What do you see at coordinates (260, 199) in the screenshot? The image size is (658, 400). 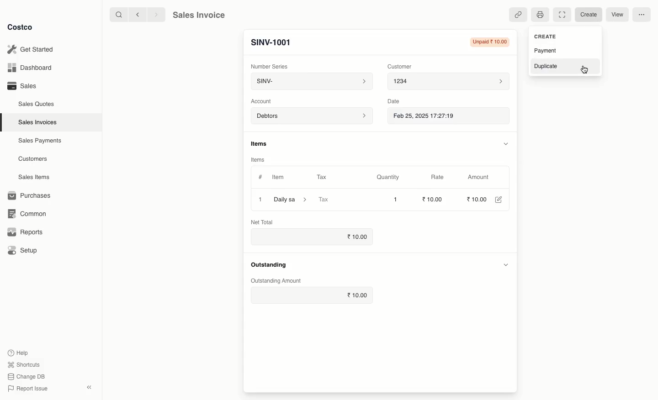 I see `1` at bounding box center [260, 199].